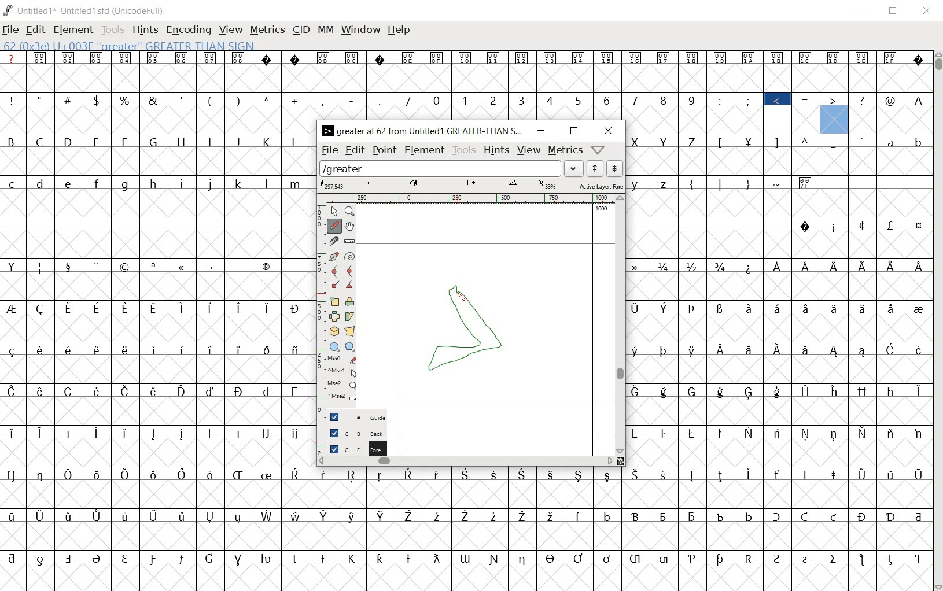 This screenshot has width=943, height=591. Describe the element at coordinates (556, 85) in the screenshot. I see `glyph characters` at that location.